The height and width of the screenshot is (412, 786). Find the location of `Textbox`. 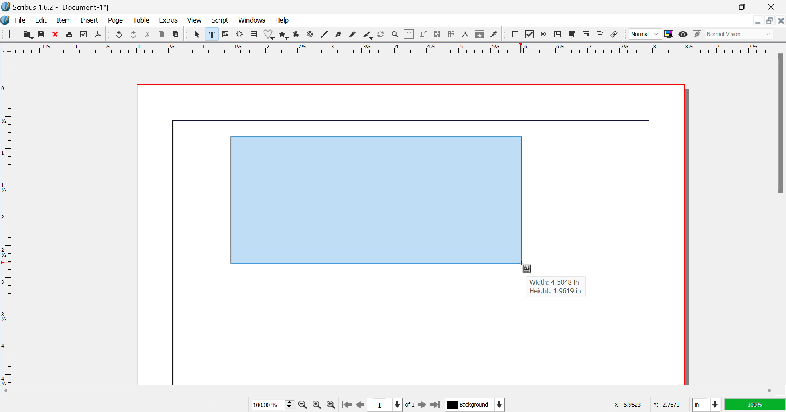

Textbox is located at coordinates (374, 199).